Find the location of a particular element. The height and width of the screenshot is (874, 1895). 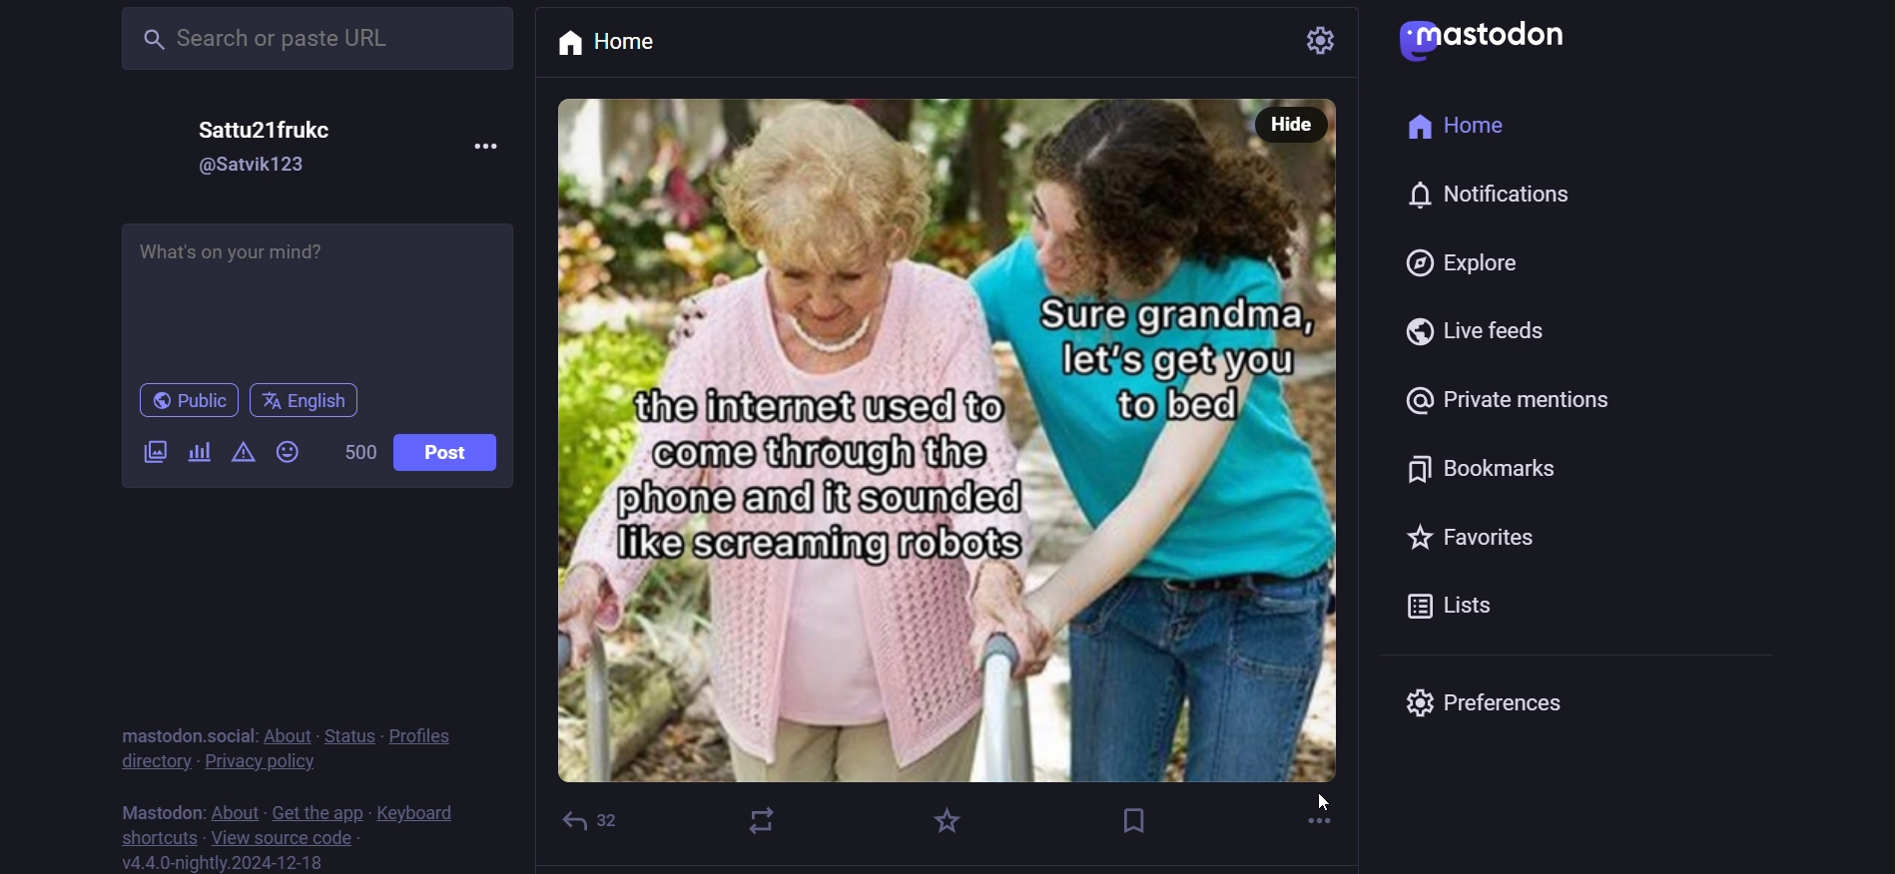

live feed is located at coordinates (1484, 329).